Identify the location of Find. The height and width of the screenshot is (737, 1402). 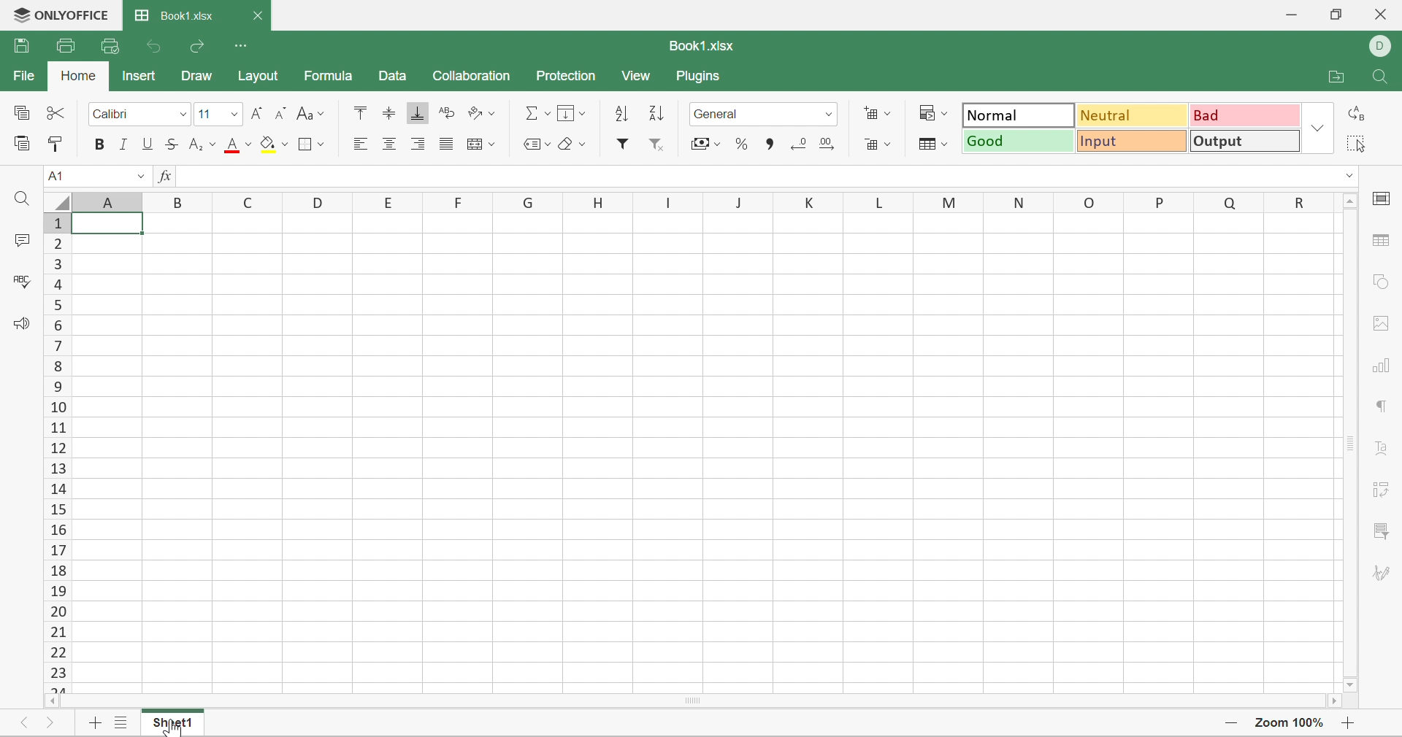
(20, 201).